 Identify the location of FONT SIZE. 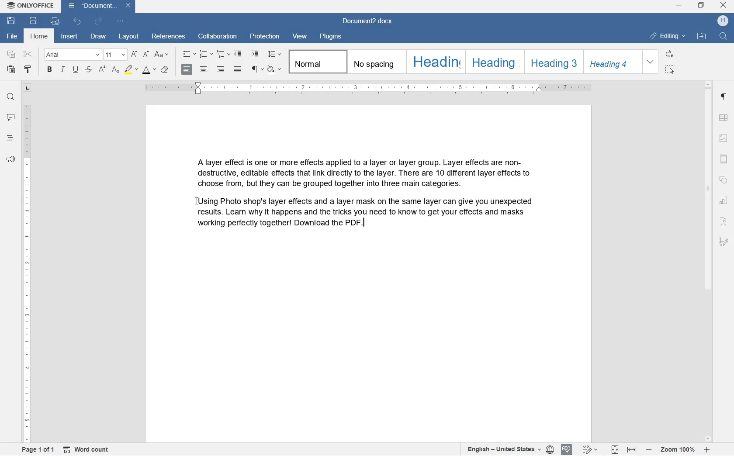
(150, 71).